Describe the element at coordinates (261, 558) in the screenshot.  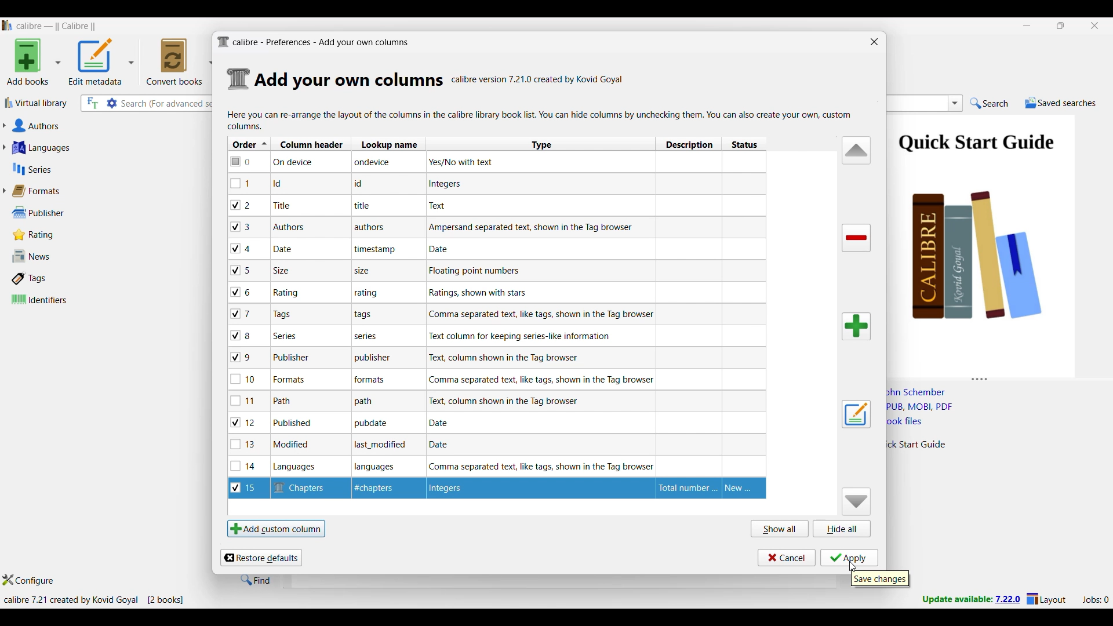
I see `Restore defaults` at that location.